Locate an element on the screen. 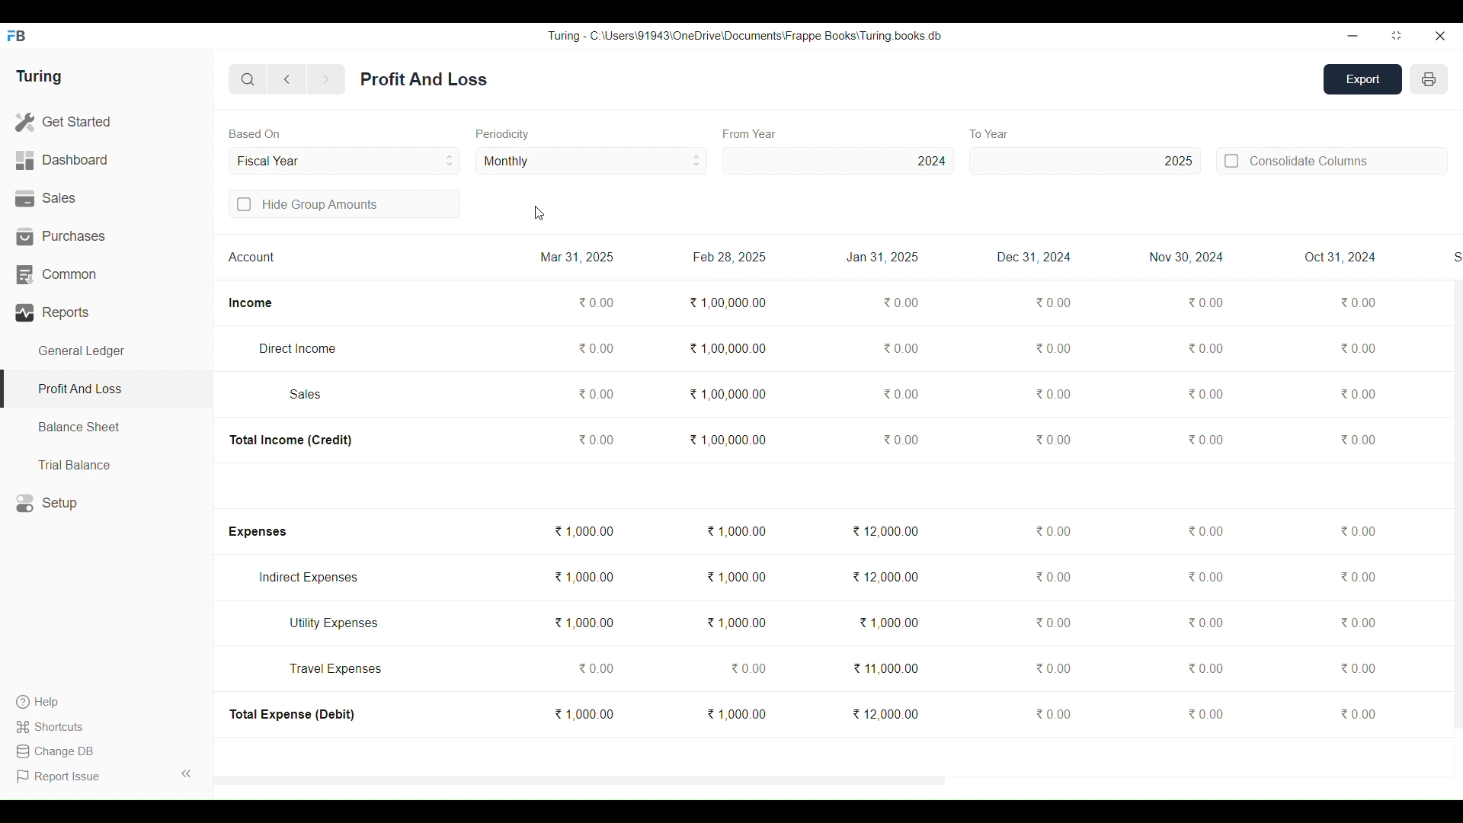 This screenshot has width=1463, height=823. Common is located at coordinates (106, 275).